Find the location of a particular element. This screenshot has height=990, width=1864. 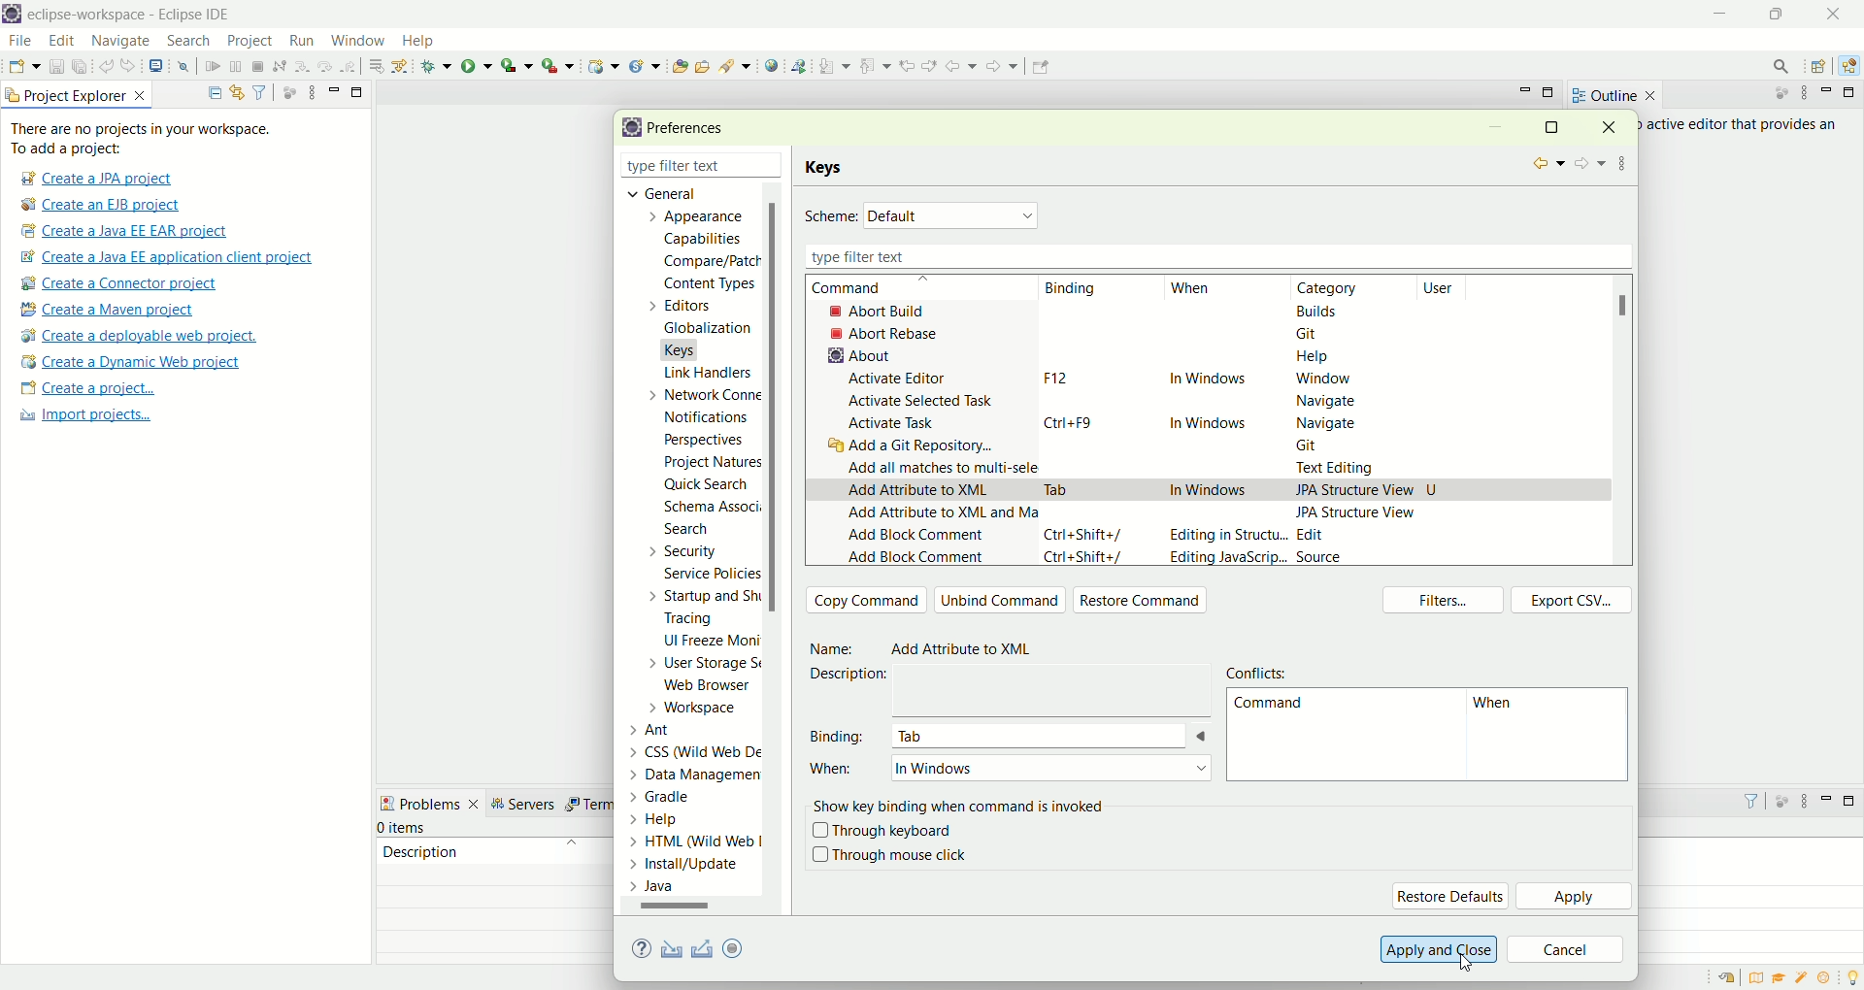

description is located at coordinates (855, 675).